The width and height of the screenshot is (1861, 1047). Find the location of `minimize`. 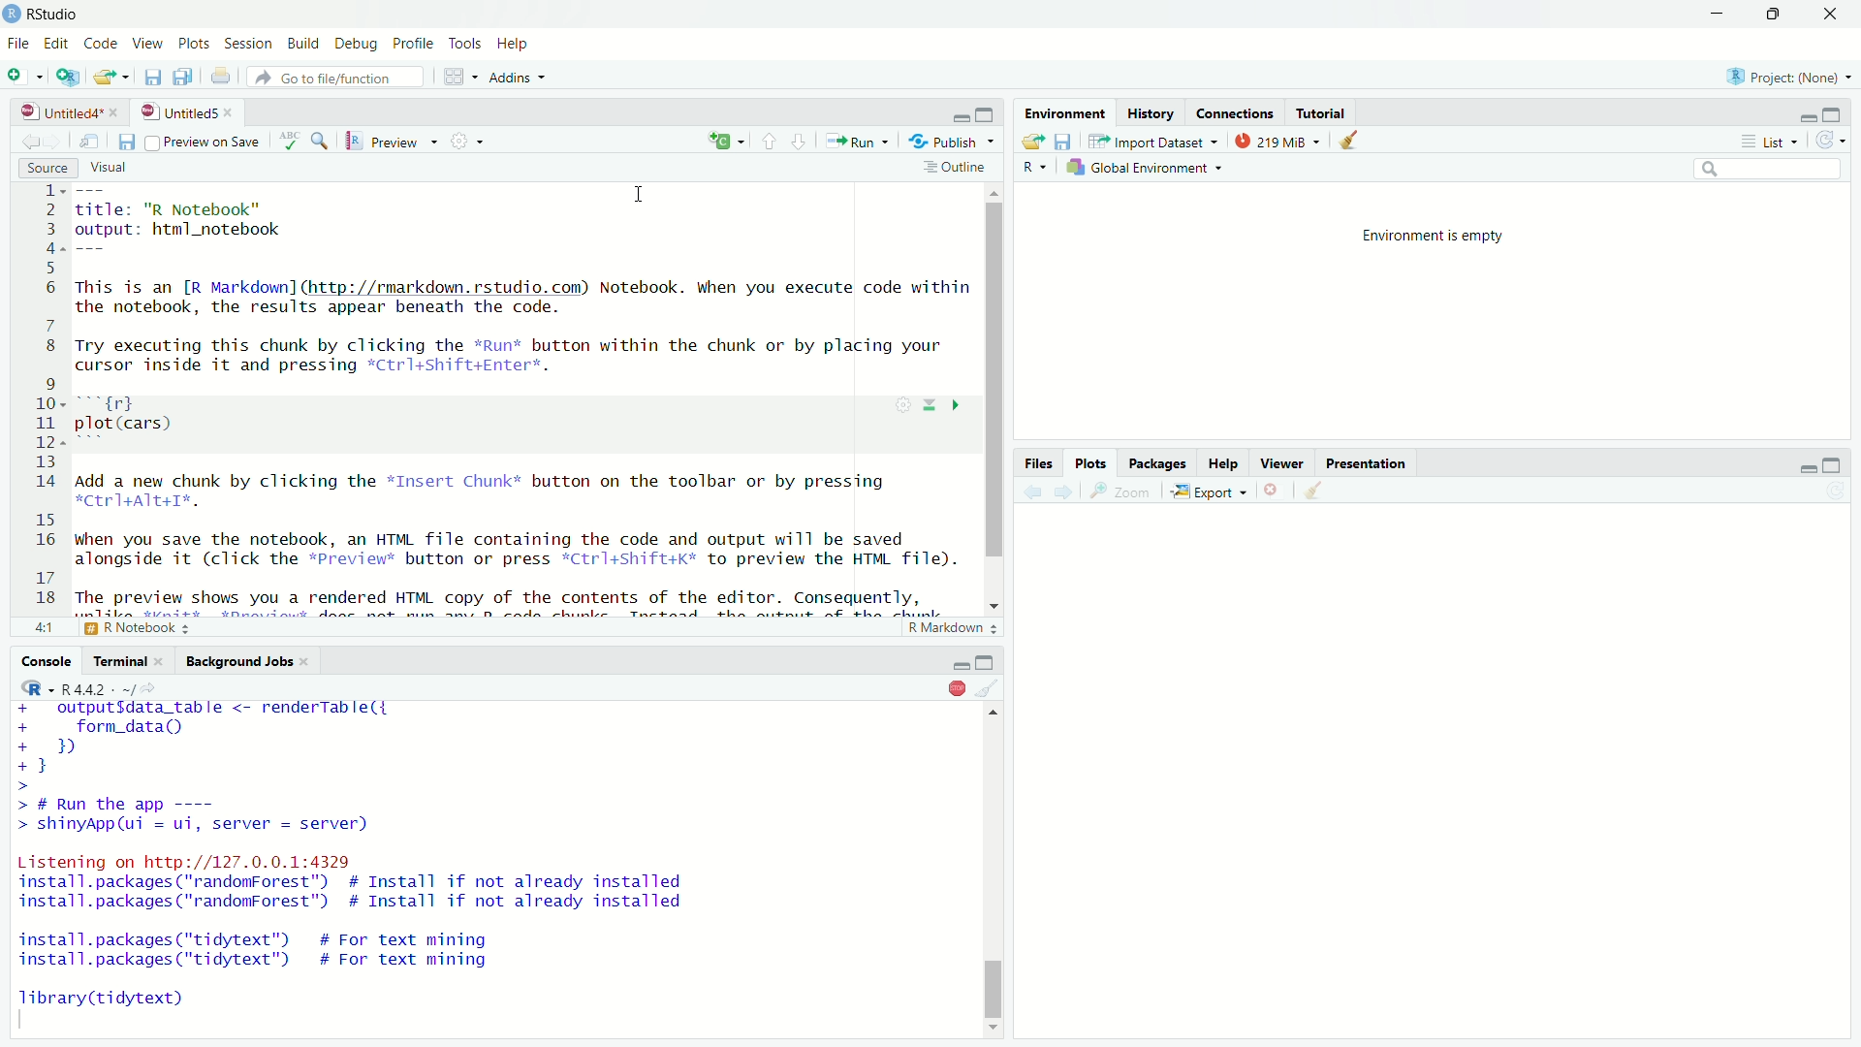

minimize is located at coordinates (988, 661).